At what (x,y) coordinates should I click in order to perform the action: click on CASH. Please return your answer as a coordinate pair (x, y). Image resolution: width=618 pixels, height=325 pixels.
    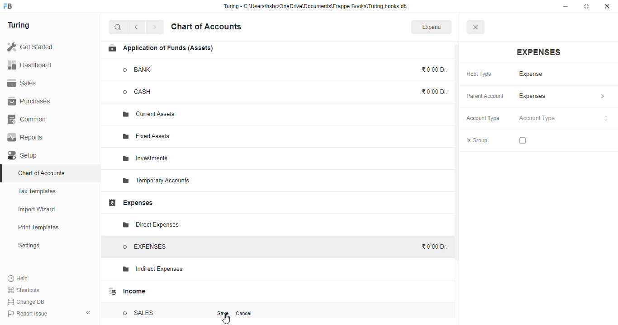
    Looking at the image, I should click on (146, 92).